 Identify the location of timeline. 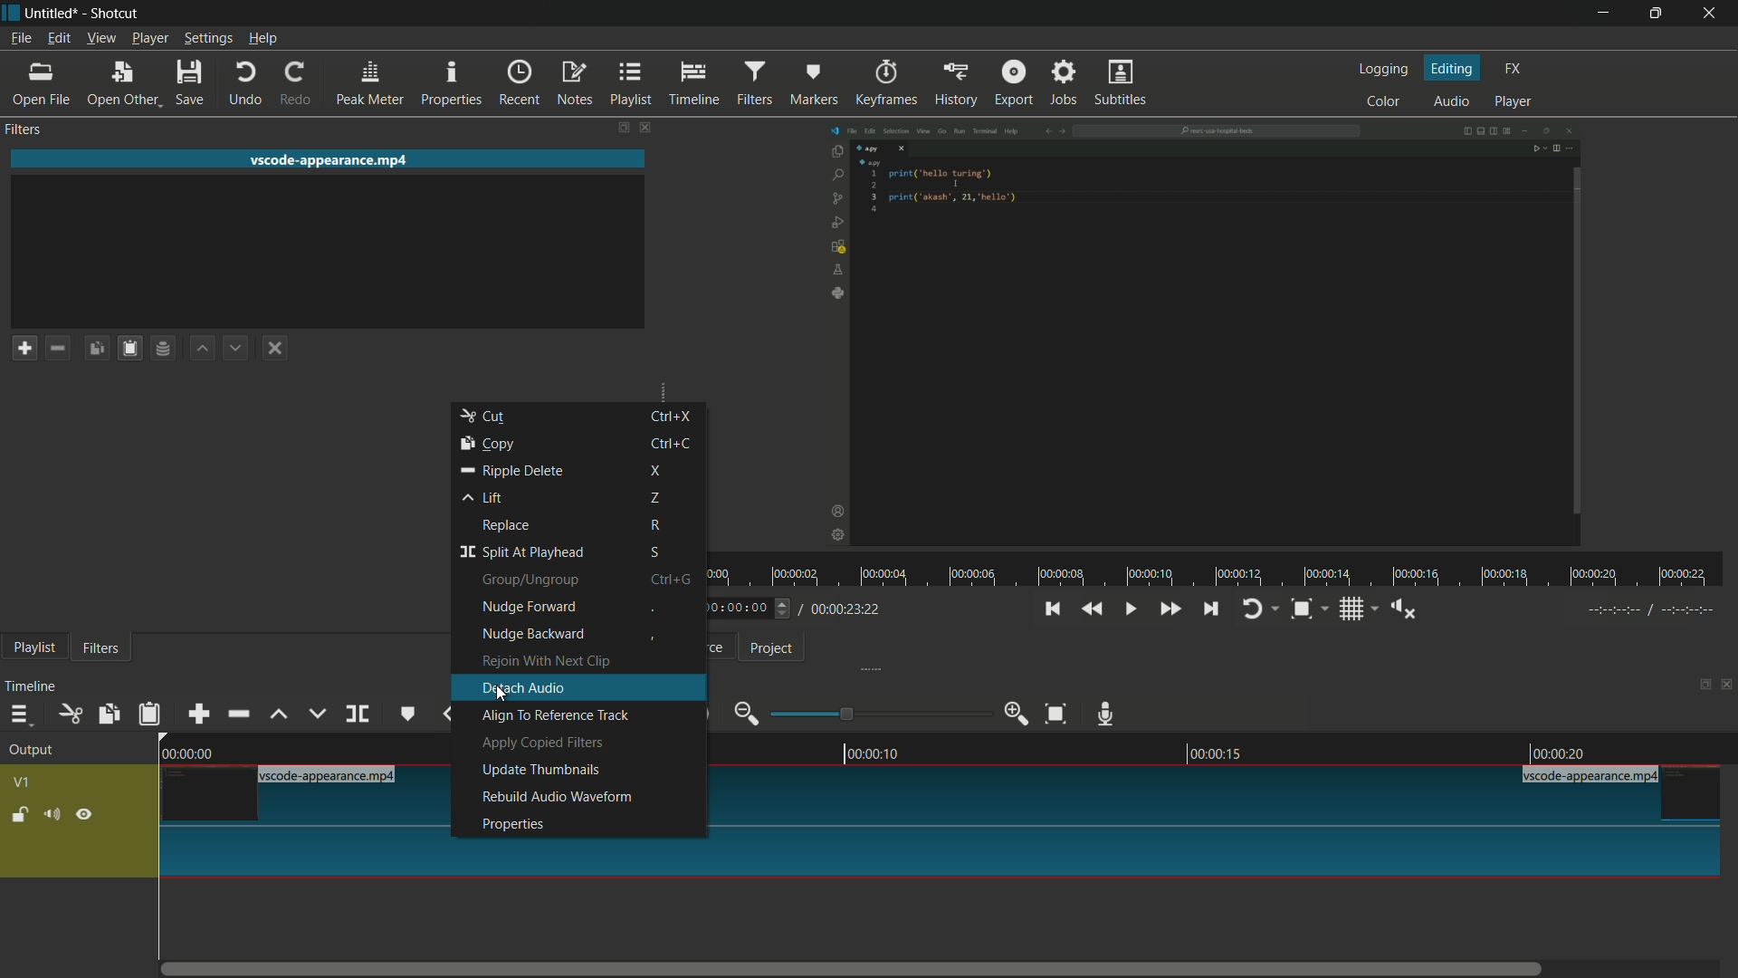
(692, 82).